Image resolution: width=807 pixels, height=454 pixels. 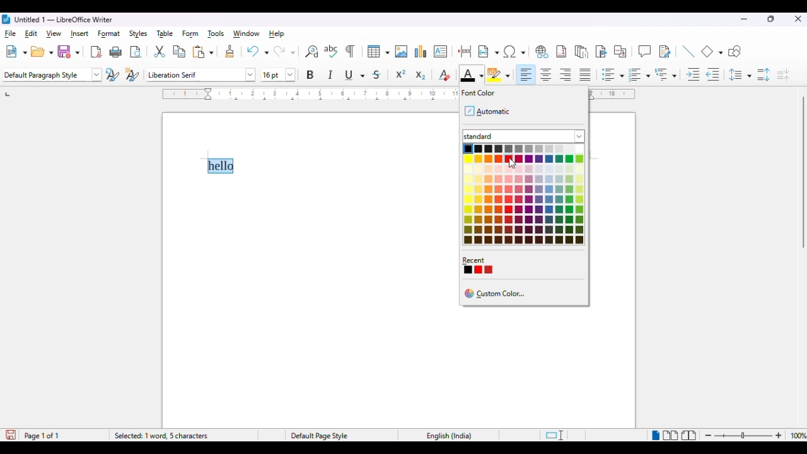 What do you see at coordinates (9, 33) in the screenshot?
I see `file` at bounding box center [9, 33].